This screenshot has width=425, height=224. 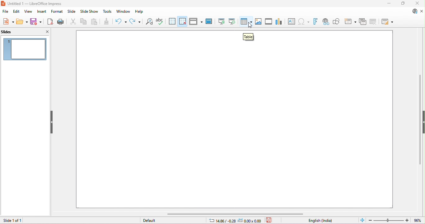 I want to click on object position, so click(x=250, y=220).